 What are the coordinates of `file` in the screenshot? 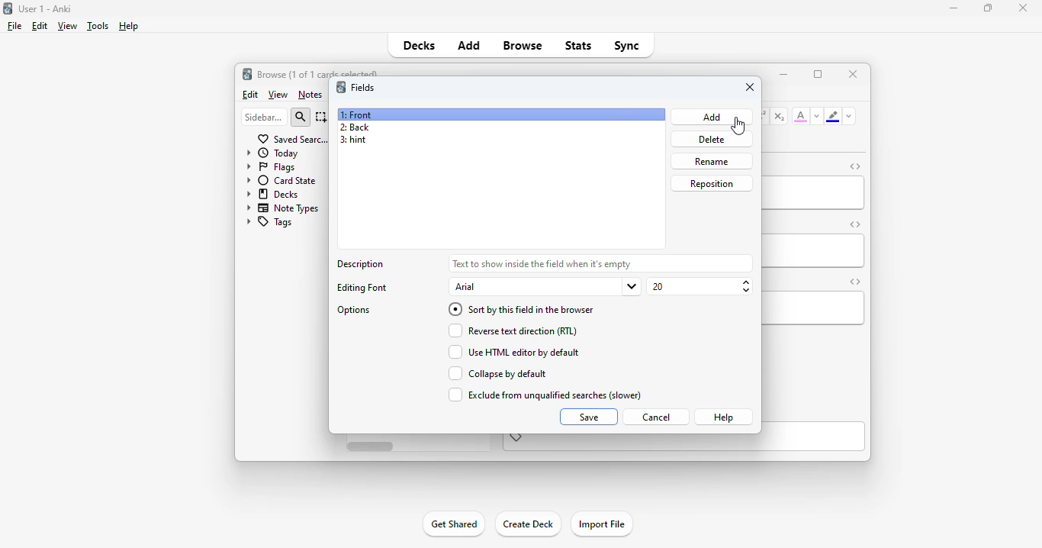 It's located at (14, 26).